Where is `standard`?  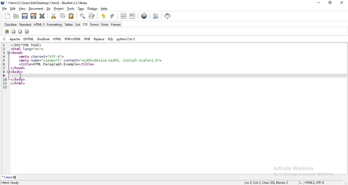 standard is located at coordinates (25, 24).